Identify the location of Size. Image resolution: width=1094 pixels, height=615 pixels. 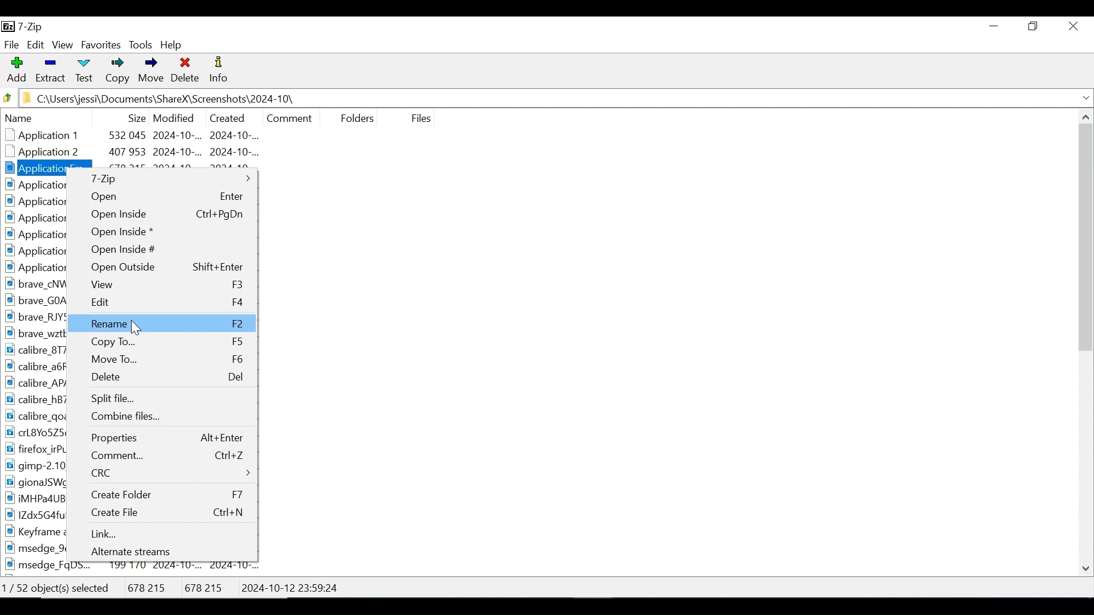
(134, 116).